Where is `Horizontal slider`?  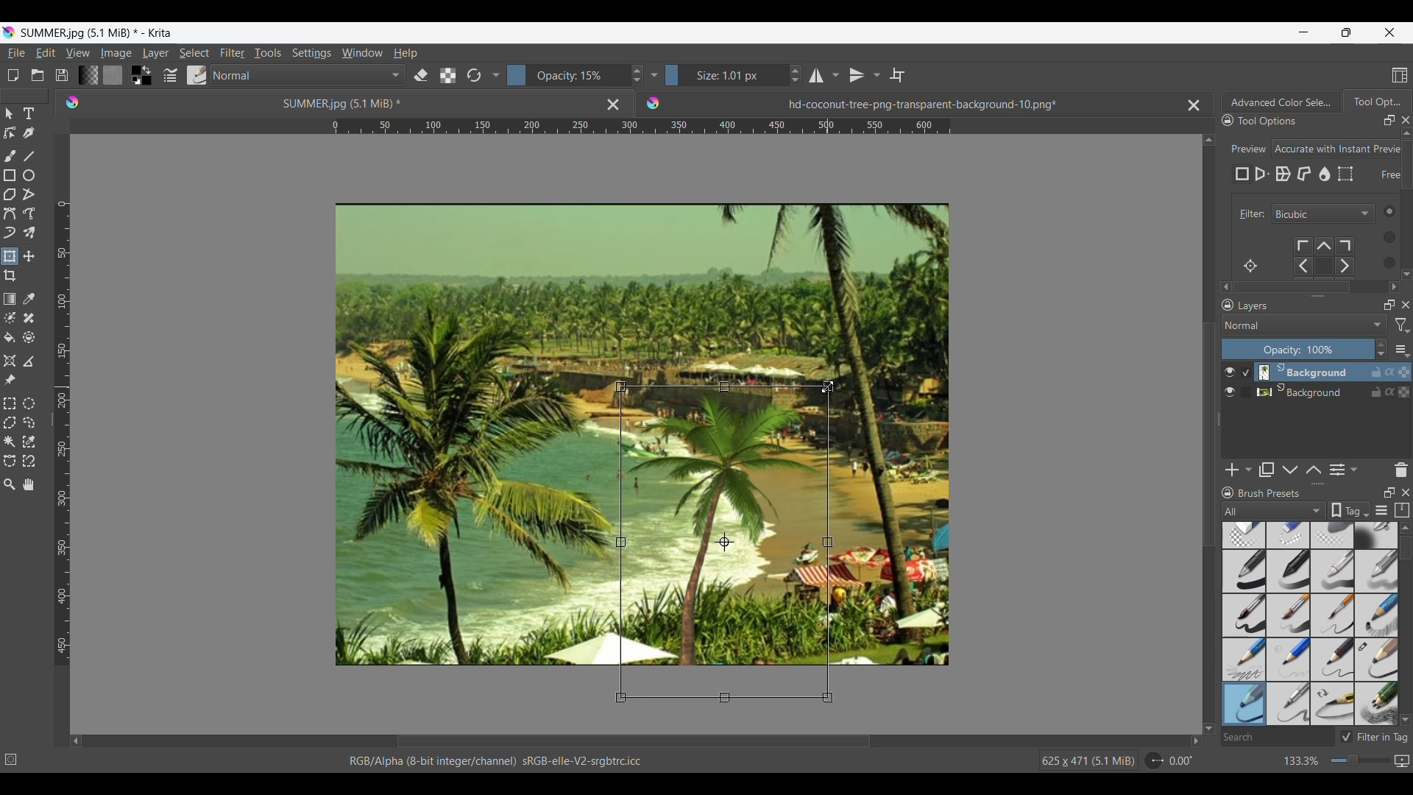
Horizontal slider is located at coordinates (634, 741).